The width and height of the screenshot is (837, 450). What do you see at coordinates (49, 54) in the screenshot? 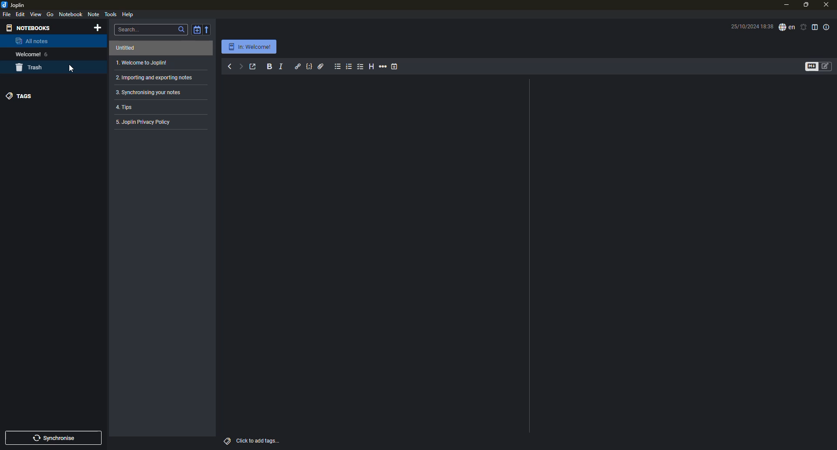
I see `6` at bounding box center [49, 54].